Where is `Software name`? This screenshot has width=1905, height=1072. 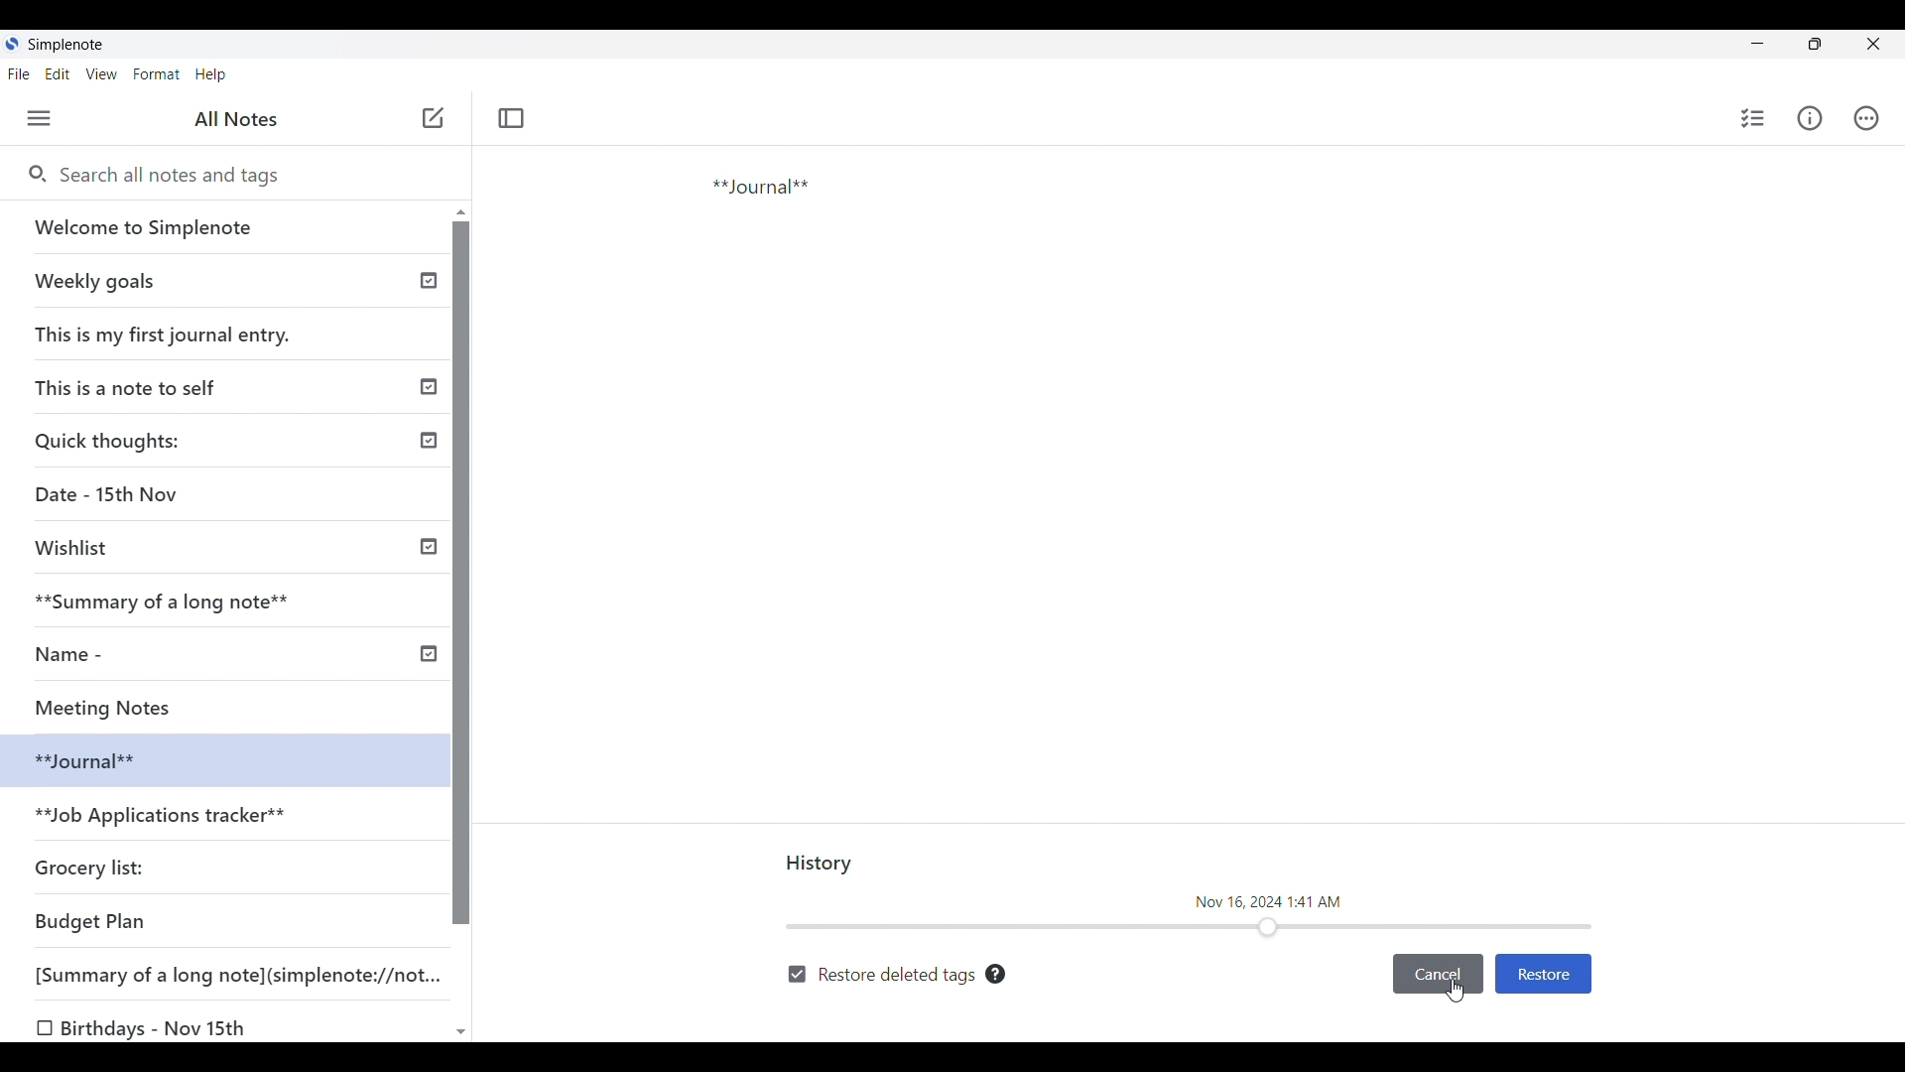
Software name is located at coordinates (67, 45).